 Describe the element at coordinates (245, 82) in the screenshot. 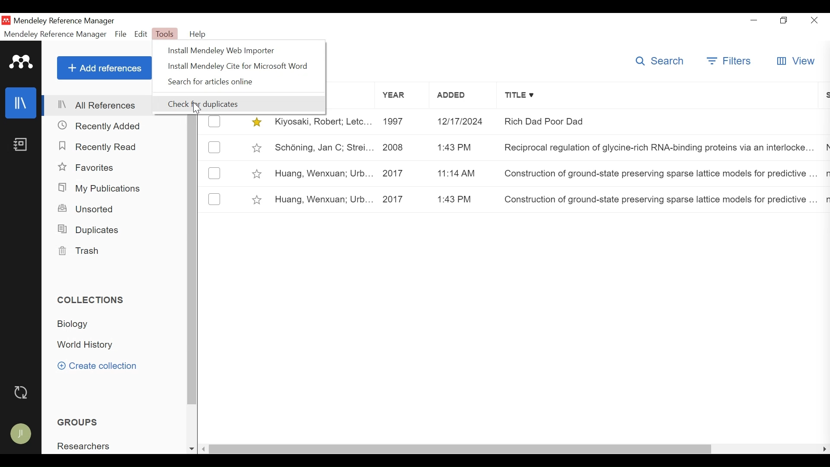

I see `Search for articles` at that location.